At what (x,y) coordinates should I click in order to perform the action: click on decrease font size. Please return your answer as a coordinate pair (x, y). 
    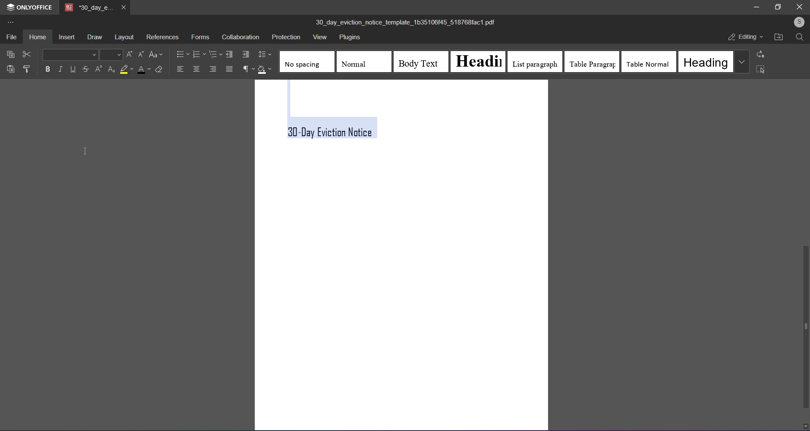
    Looking at the image, I should click on (139, 54).